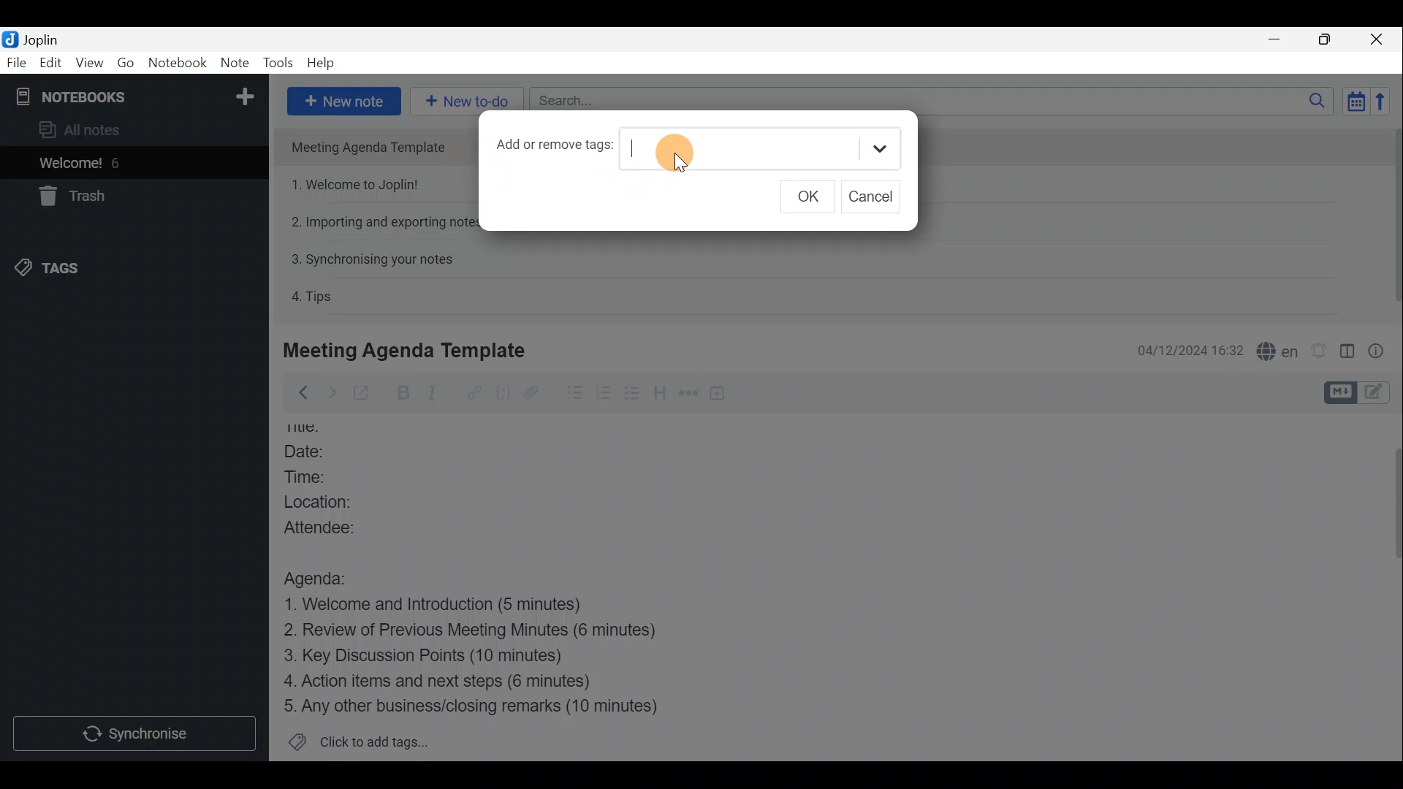  What do you see at coordinates (629, 394) in the screenshot?
I see `Checkbox` at bounding box center [629, 394].